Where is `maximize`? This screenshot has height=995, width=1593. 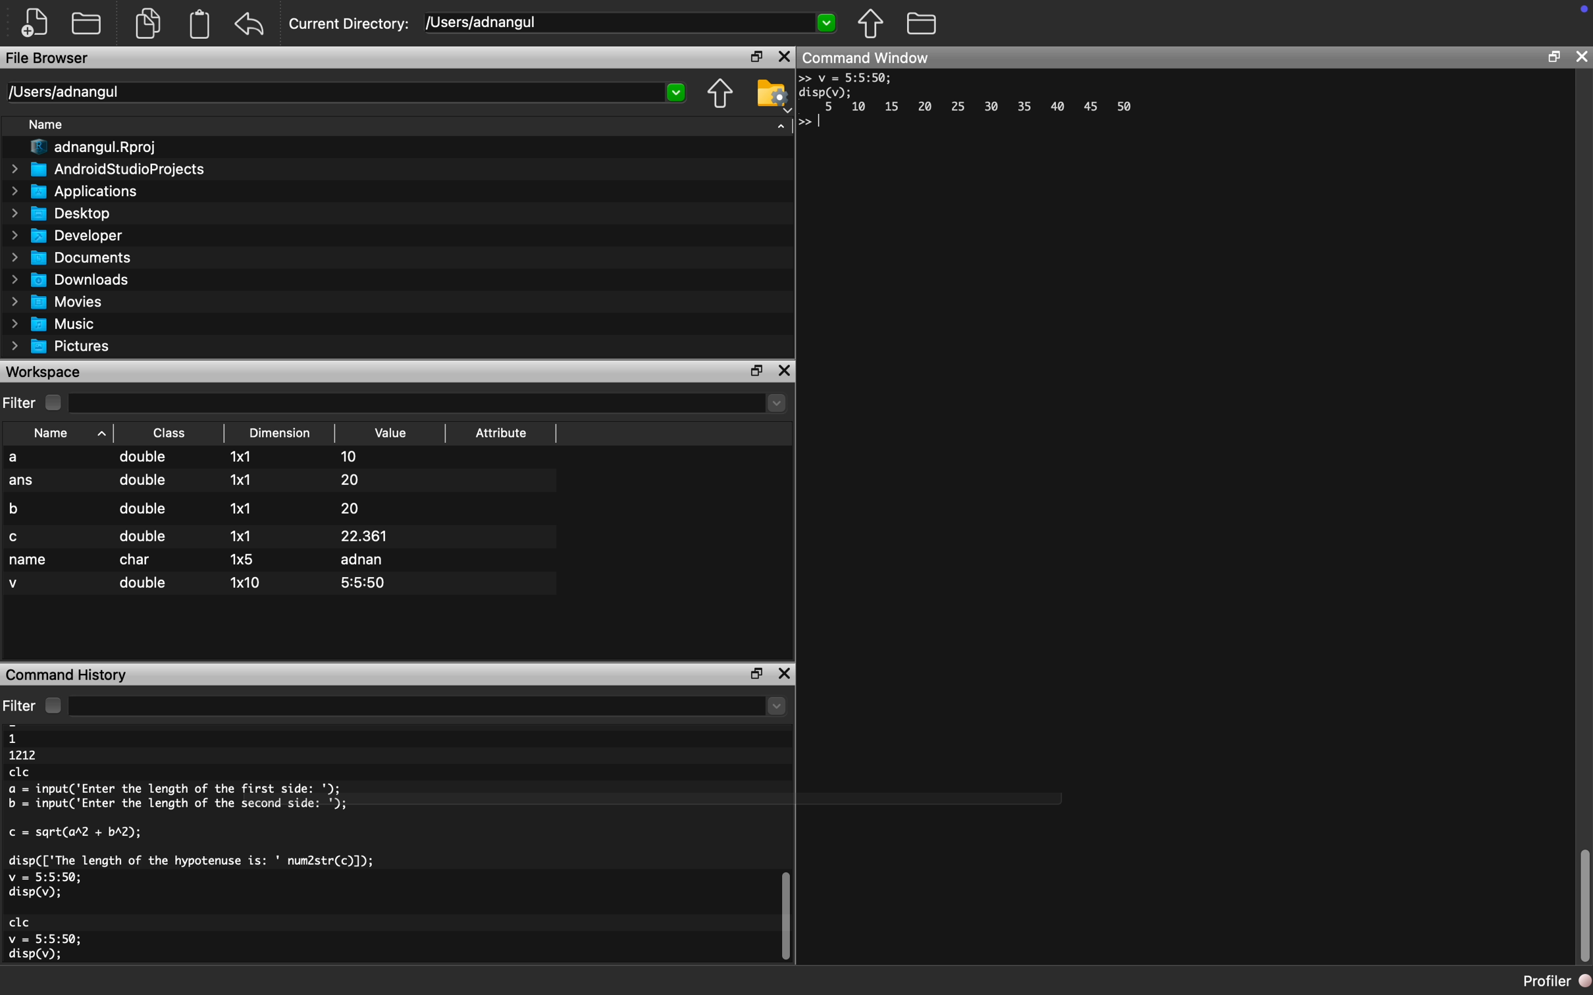 maximize is located at coordinates (754, 674).